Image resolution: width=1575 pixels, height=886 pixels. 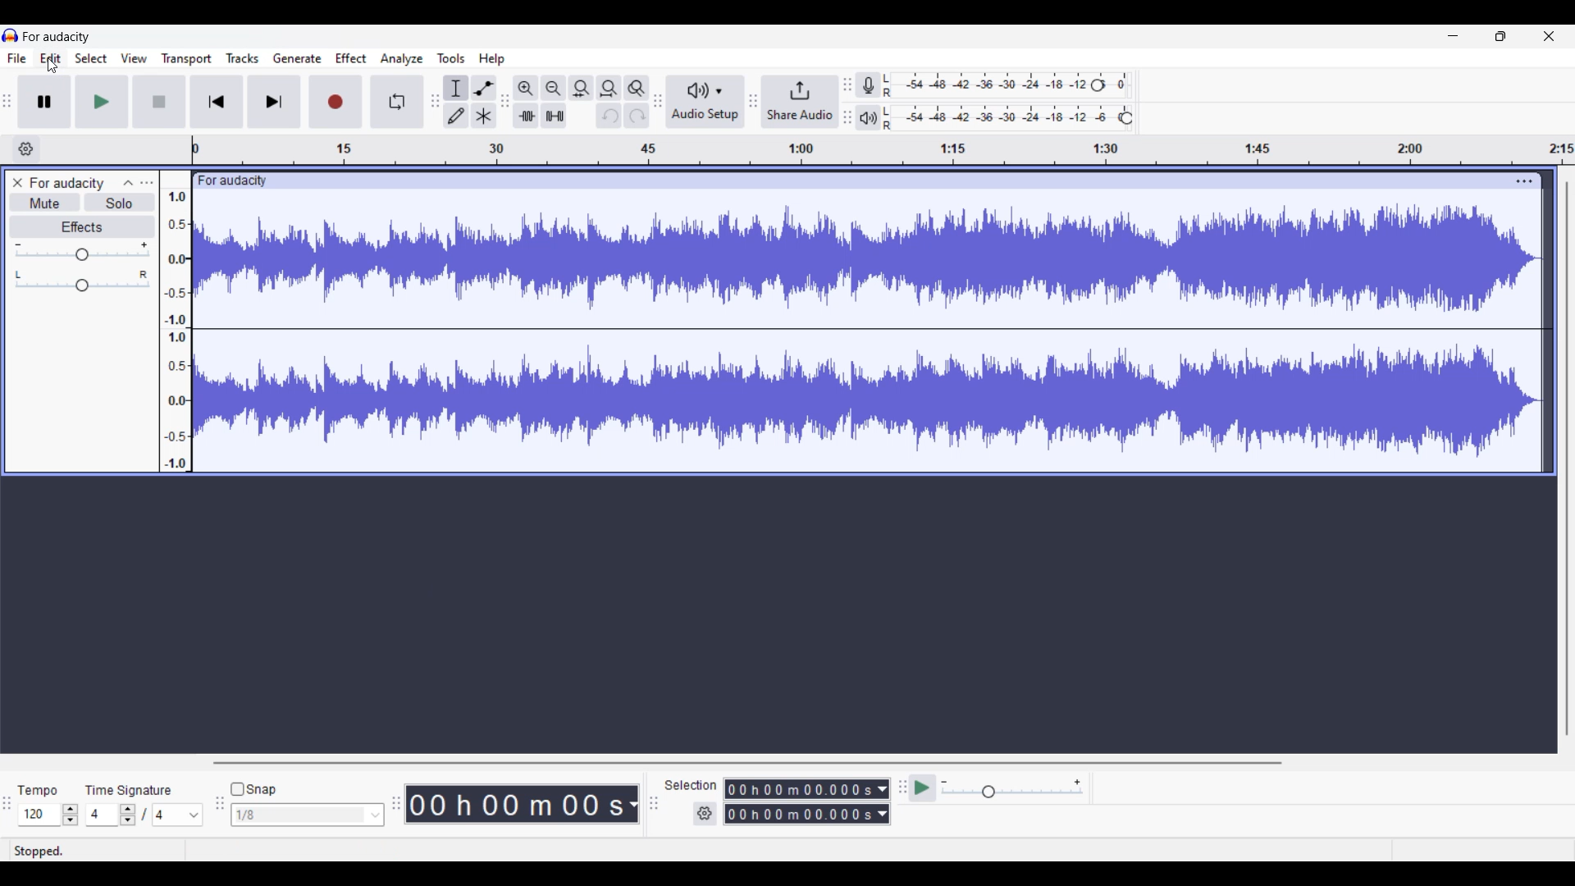 I want to click on audacity, so click(x=230, y=181).